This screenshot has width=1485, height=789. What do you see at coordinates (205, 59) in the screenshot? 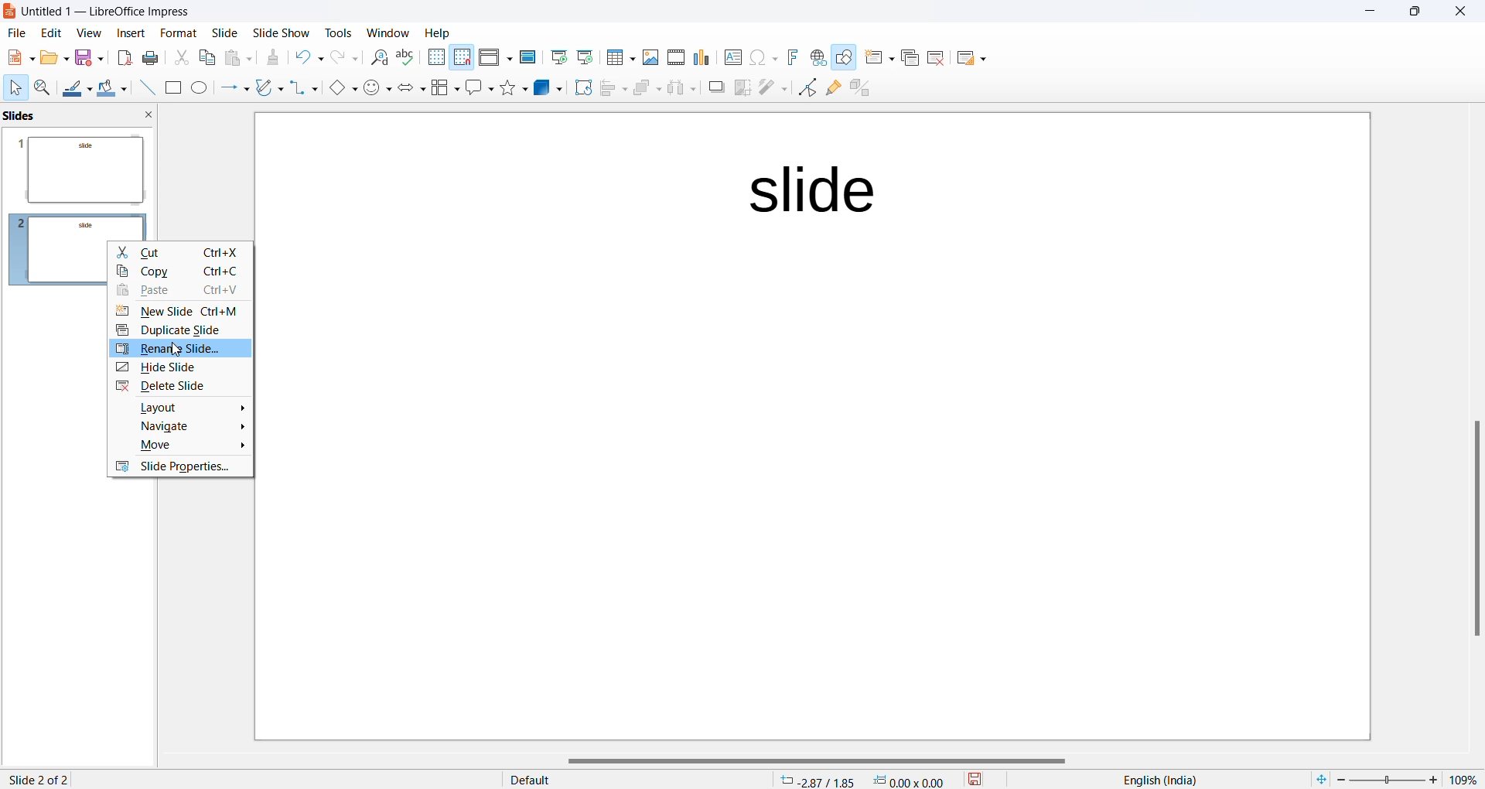
I see `Copy` at bounding box center [205, 59].